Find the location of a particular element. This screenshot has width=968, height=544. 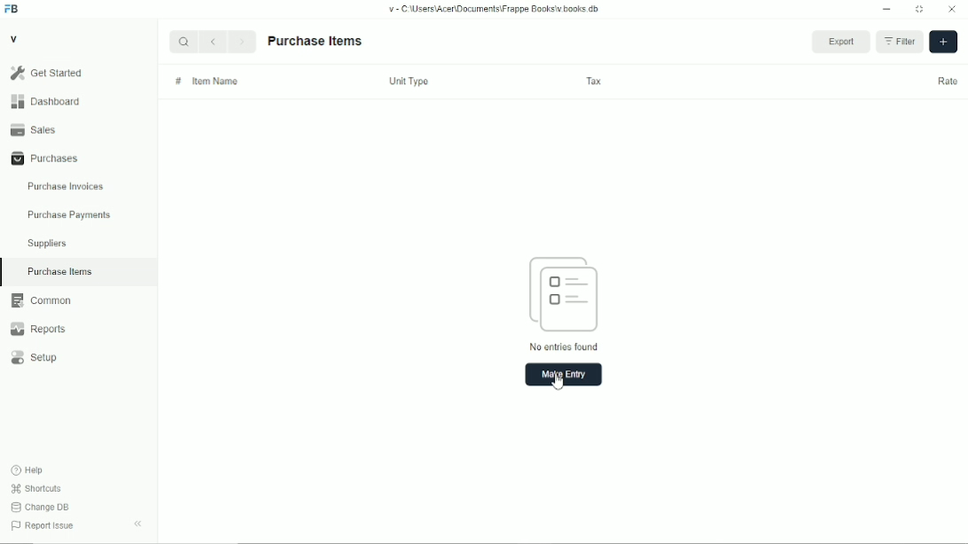

# is located at coordinates (178, 82).